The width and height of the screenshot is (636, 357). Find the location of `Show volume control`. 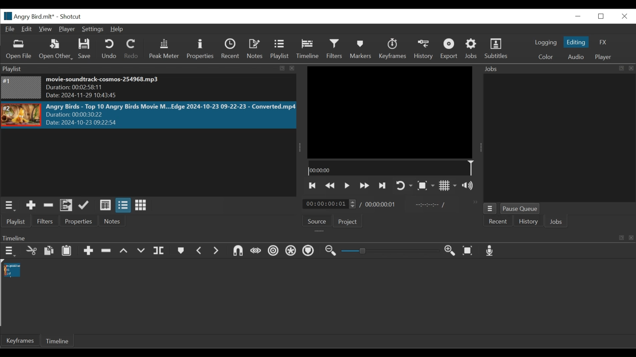

Show volume control is located at coordinates (470, 186).